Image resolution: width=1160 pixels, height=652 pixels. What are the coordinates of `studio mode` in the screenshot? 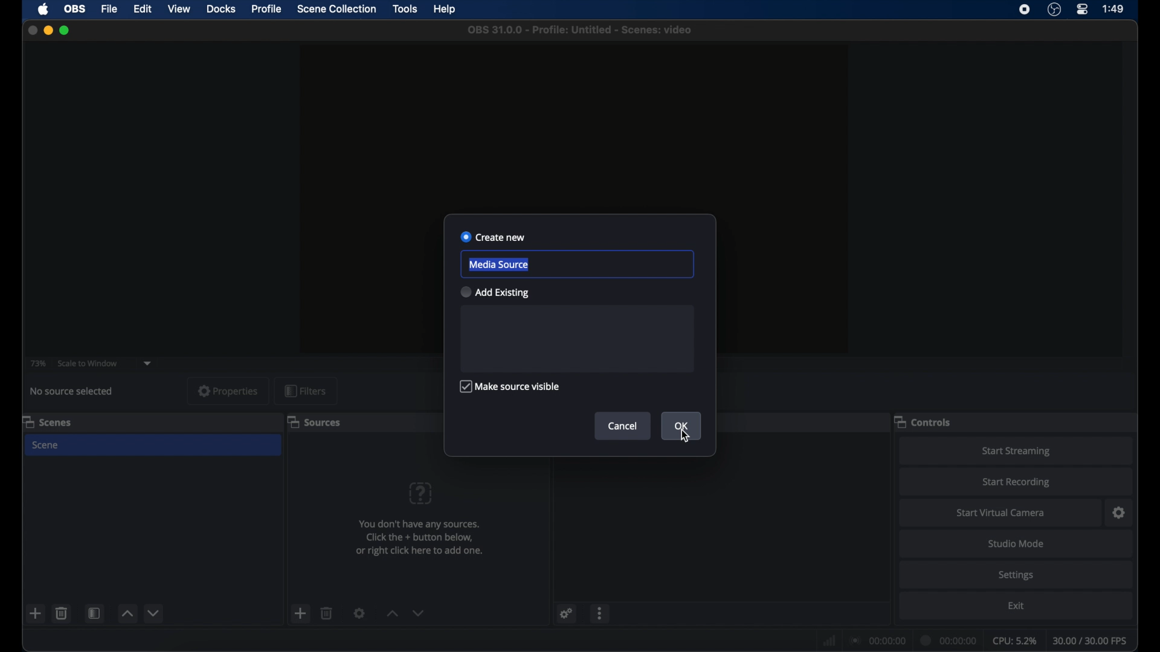 It's located at (1017, 544).